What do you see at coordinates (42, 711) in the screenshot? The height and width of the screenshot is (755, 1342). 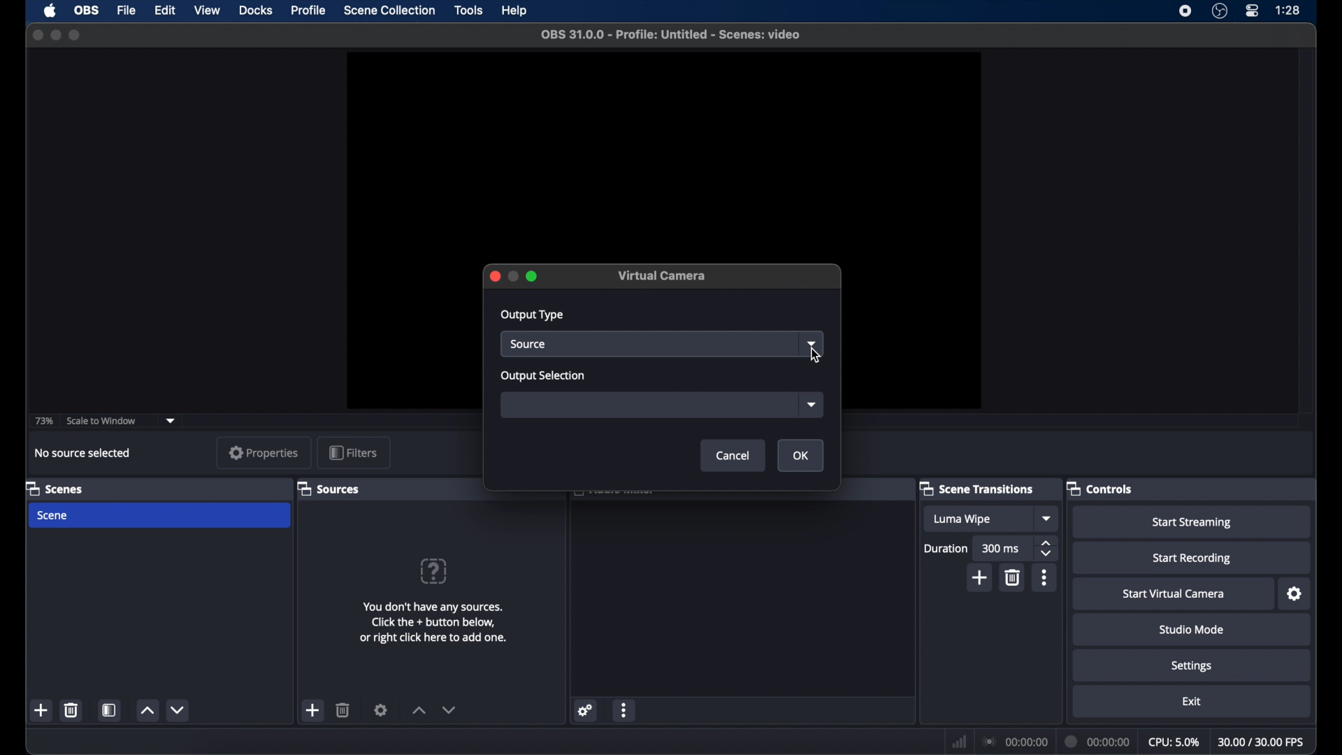 I see `add` at bounding box center [42, 711].